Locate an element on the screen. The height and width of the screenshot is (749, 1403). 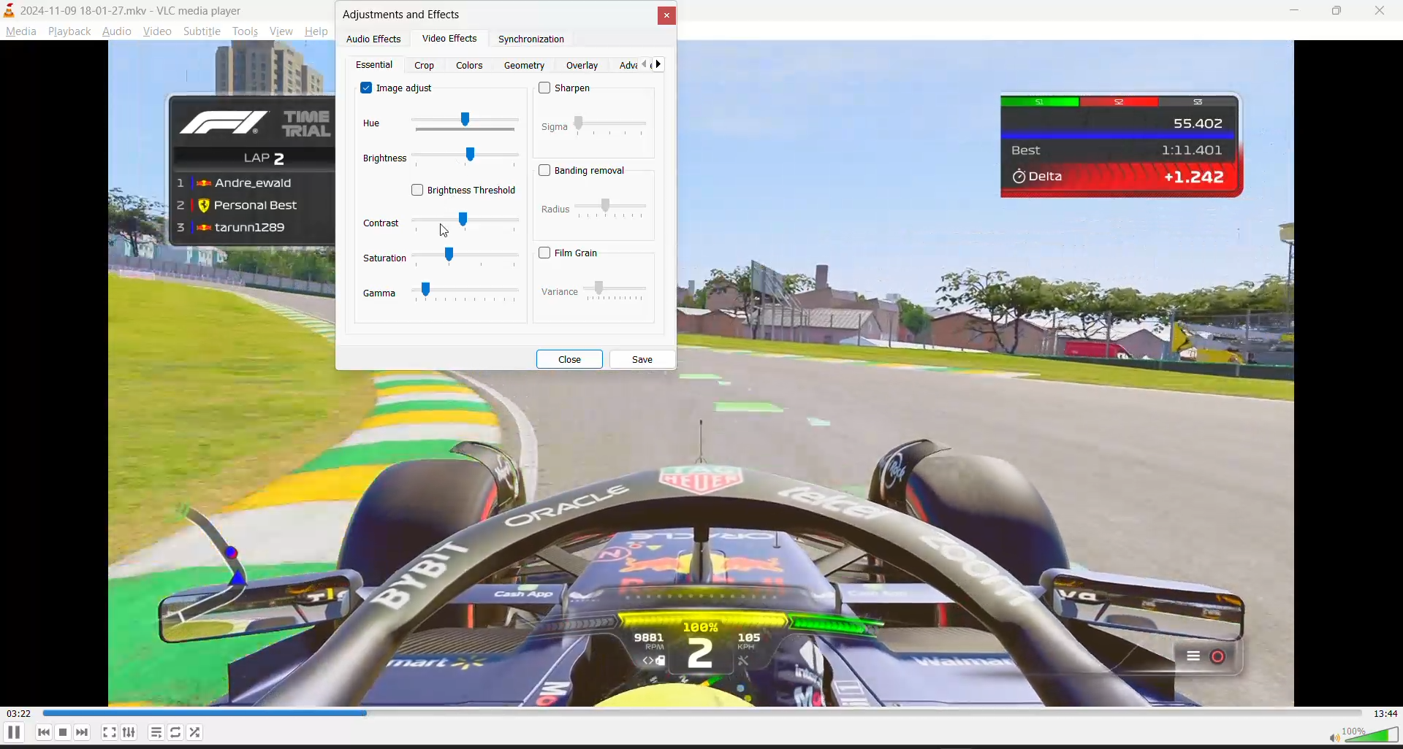
 is located at coordinates (556, 209).